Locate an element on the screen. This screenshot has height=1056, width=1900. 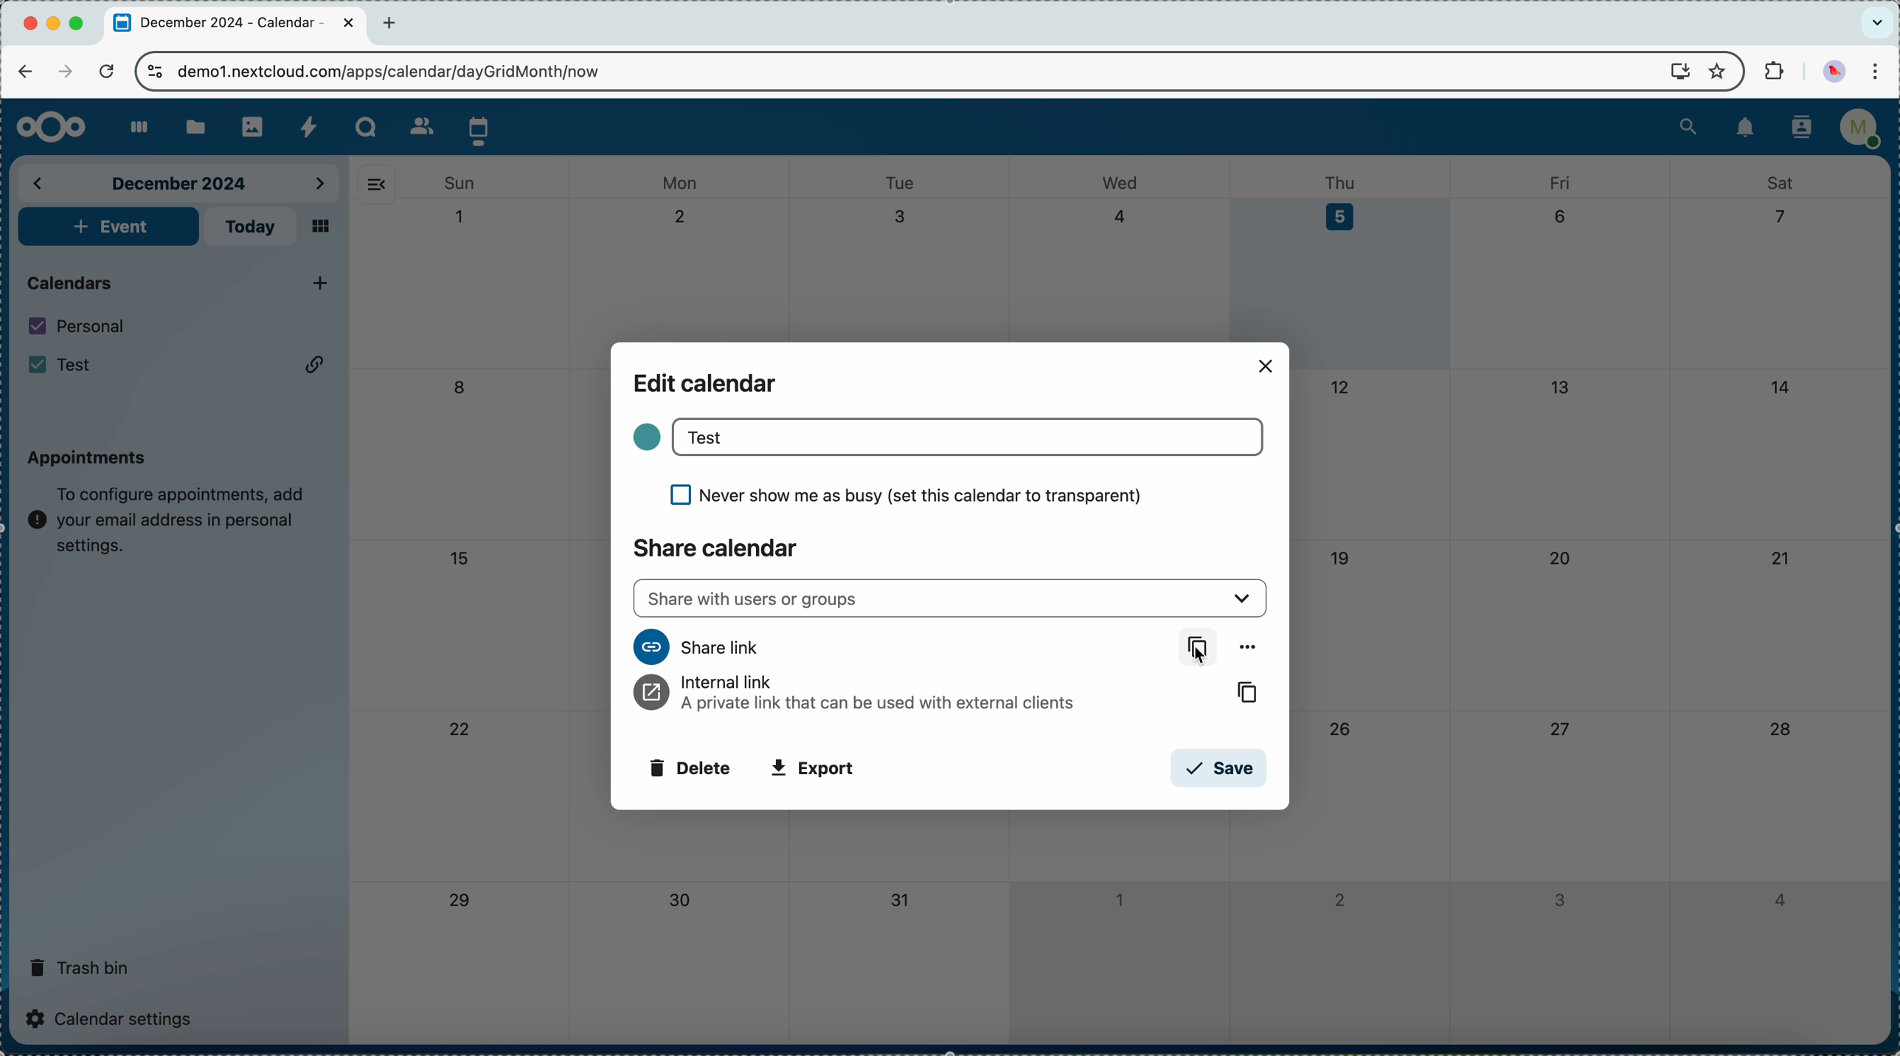
close Chrome is located at coordinates (30, 24).